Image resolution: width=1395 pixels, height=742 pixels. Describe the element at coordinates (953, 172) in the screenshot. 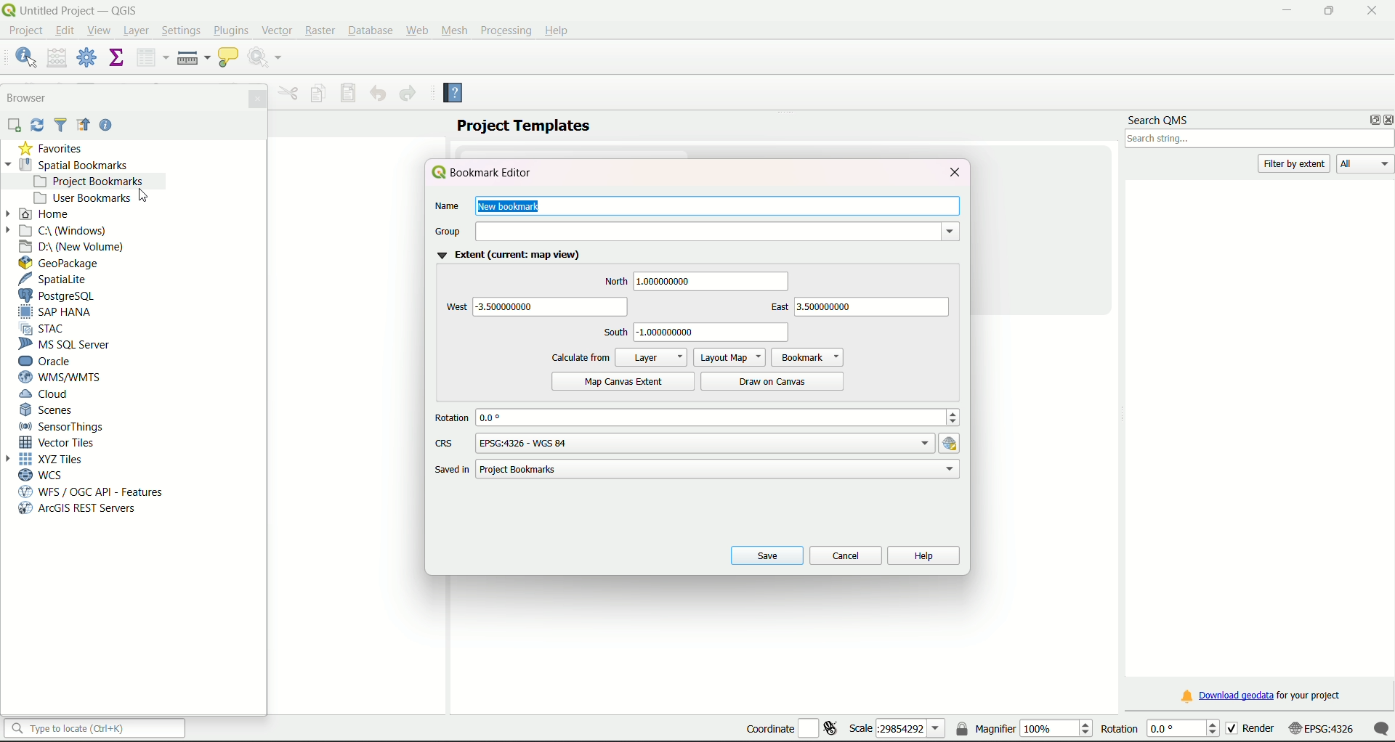

I see `close` at that location.